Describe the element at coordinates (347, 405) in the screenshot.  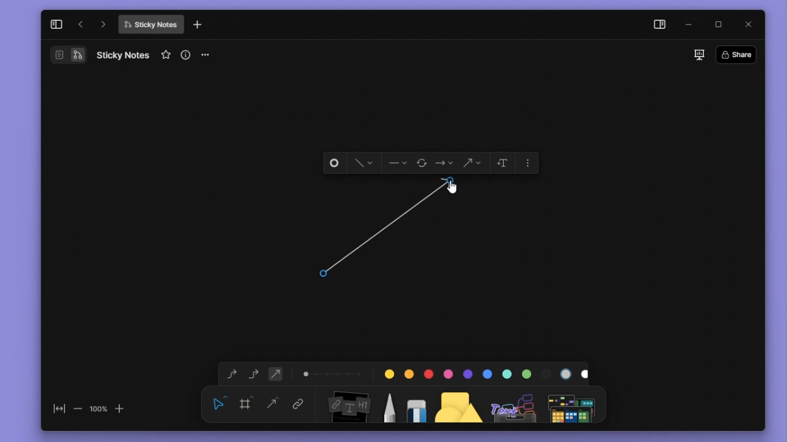
I see `note` at that location.